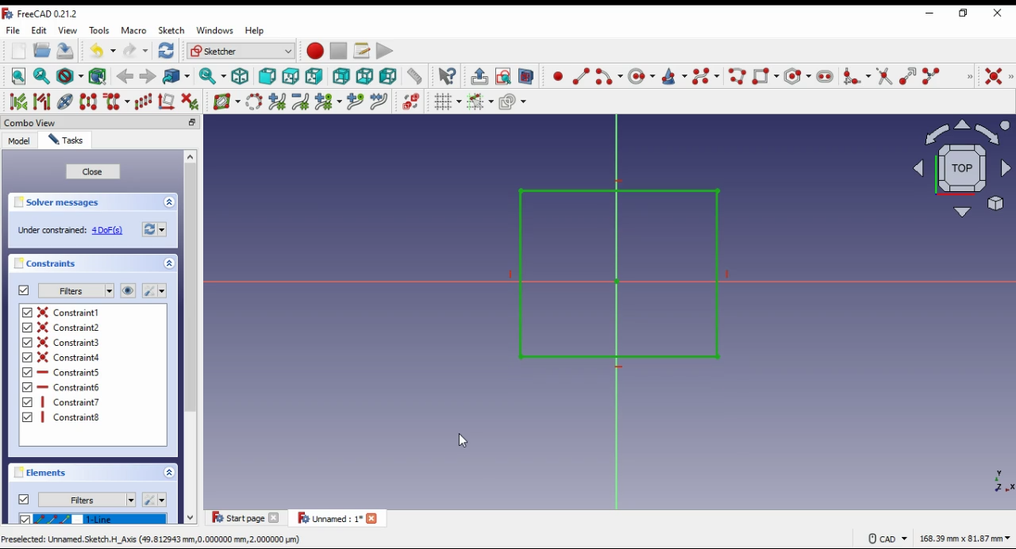 This screenshot has width=1016, height=549. Describe the element at coordinates (706, 75) in the screenshot. I see `create bspline` at that location.